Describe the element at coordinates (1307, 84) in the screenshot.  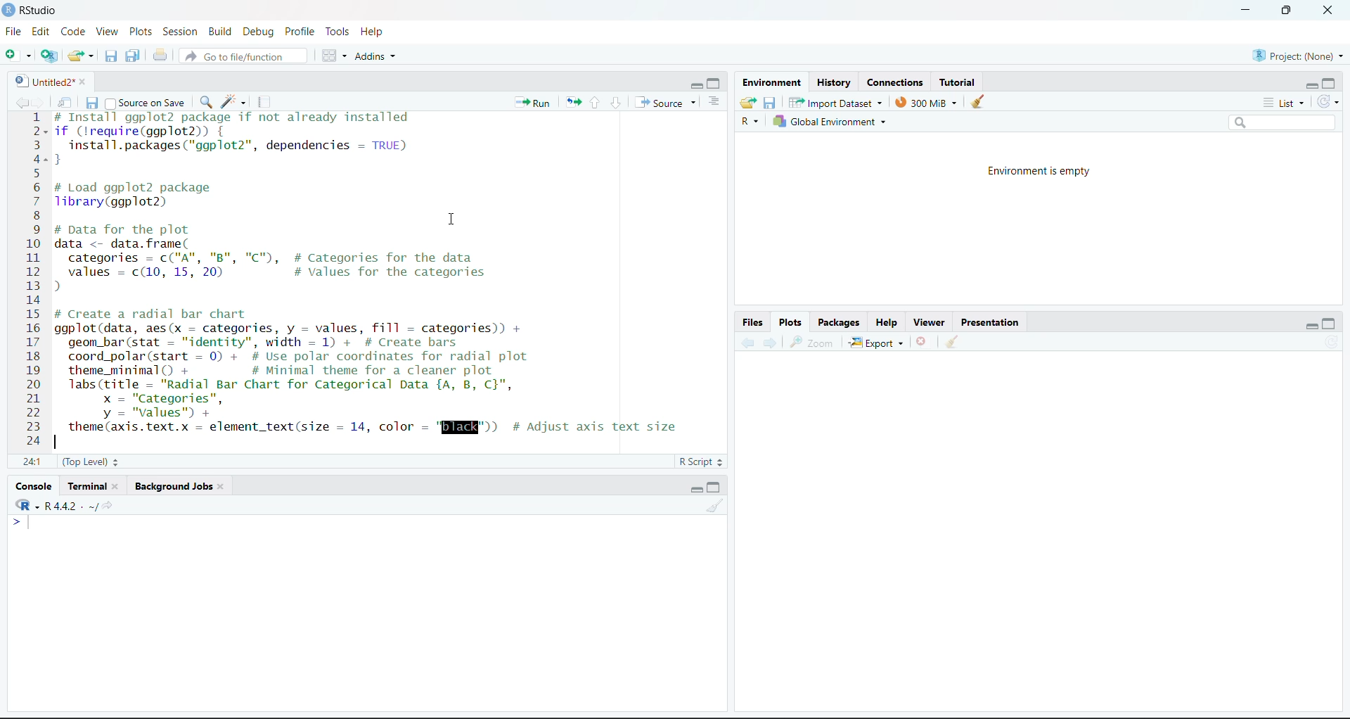
I see `hide r  script` at that location.